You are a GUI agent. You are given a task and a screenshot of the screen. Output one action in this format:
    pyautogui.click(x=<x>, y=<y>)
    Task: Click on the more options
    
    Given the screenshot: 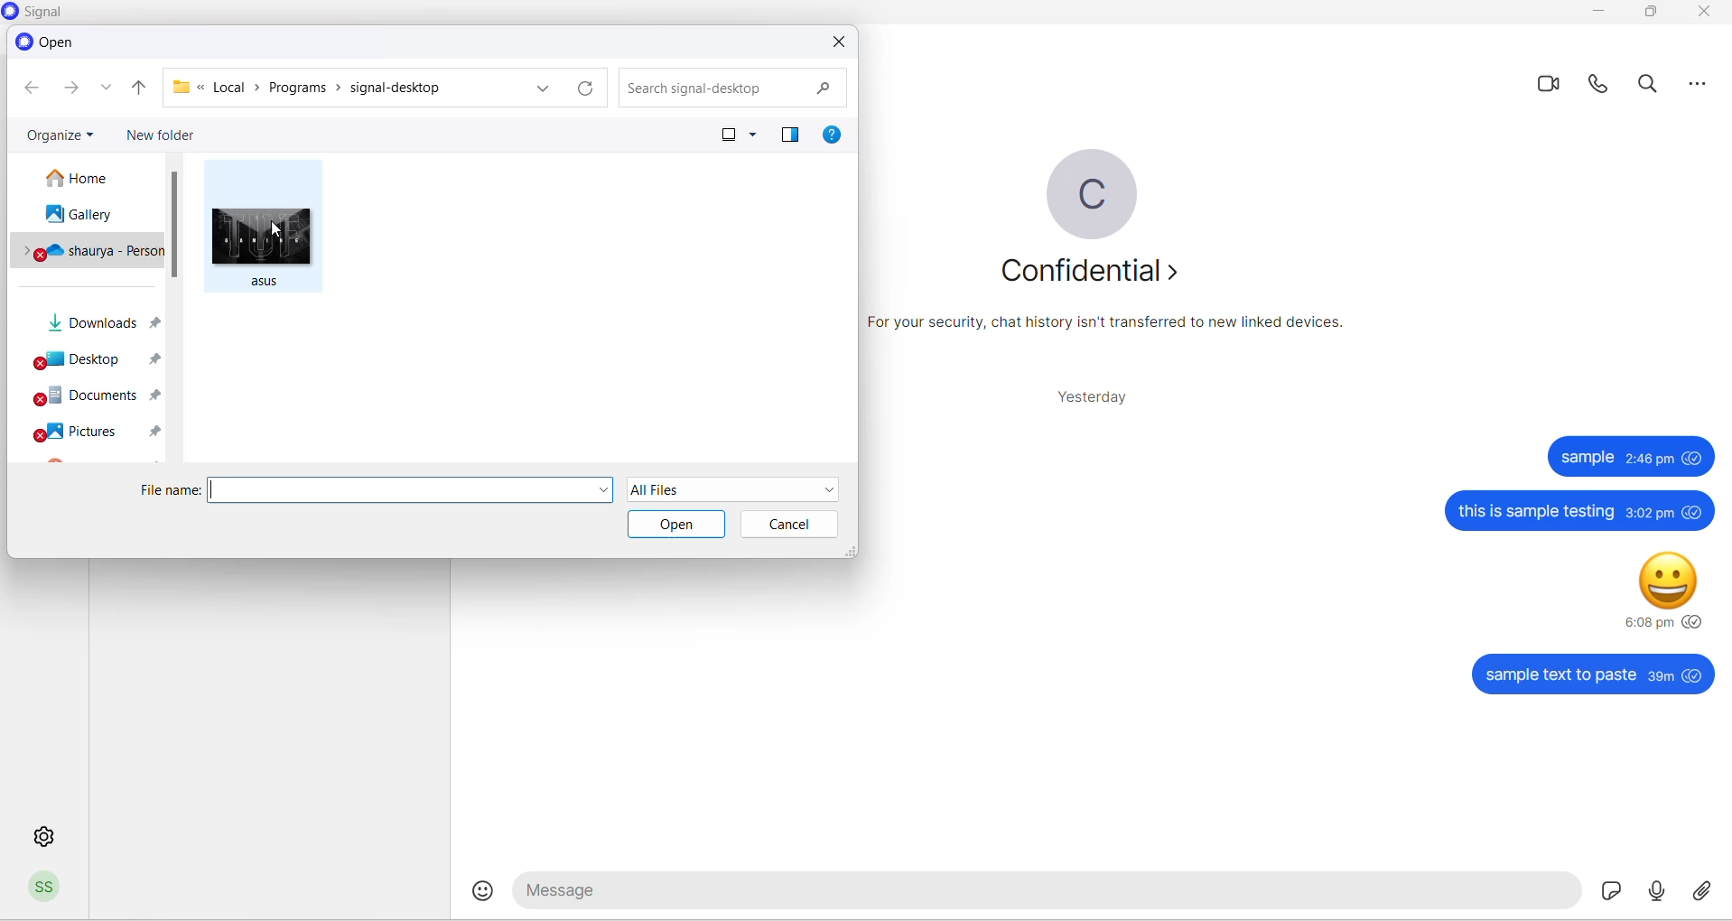 What is the action you would take?
    pyautogui.click(x=756, y=136)
    